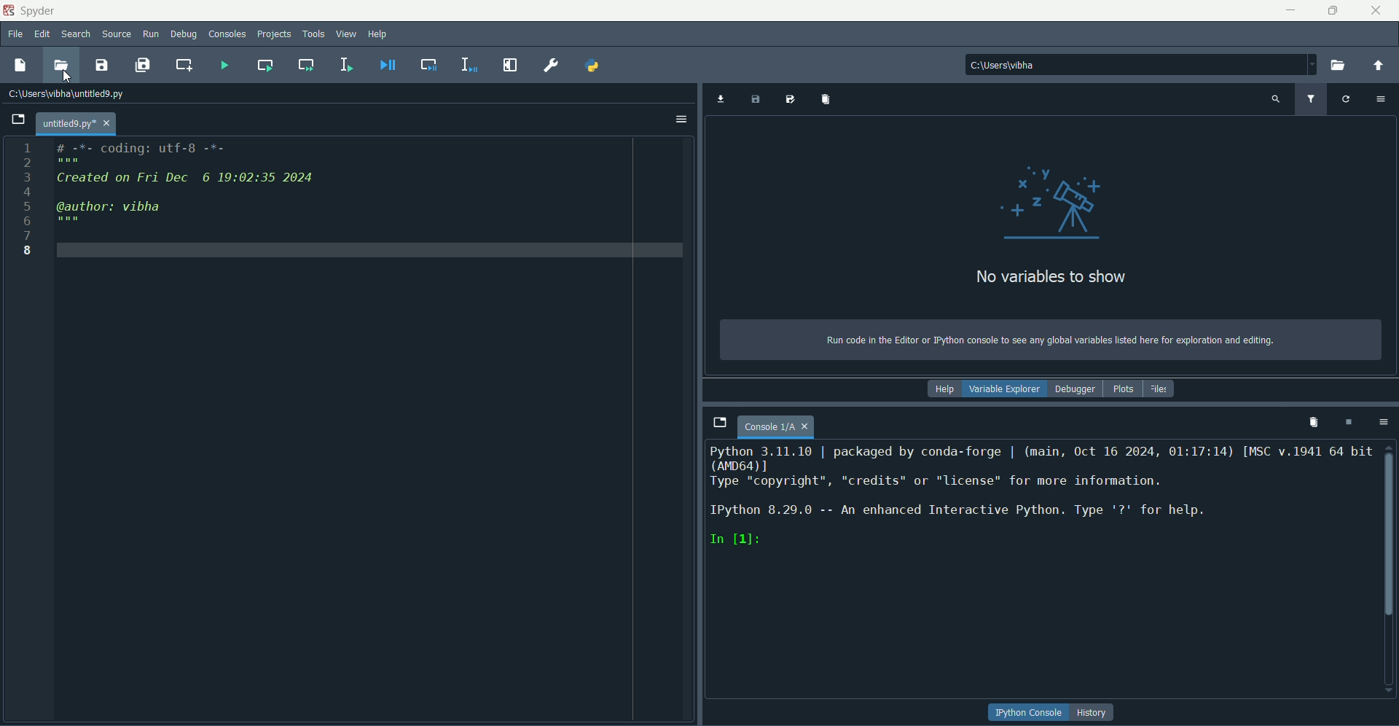 The image size is (1399, 726). Describe the element at coordinates (228, 34) in the screenshot. I see `consoles` at that location.